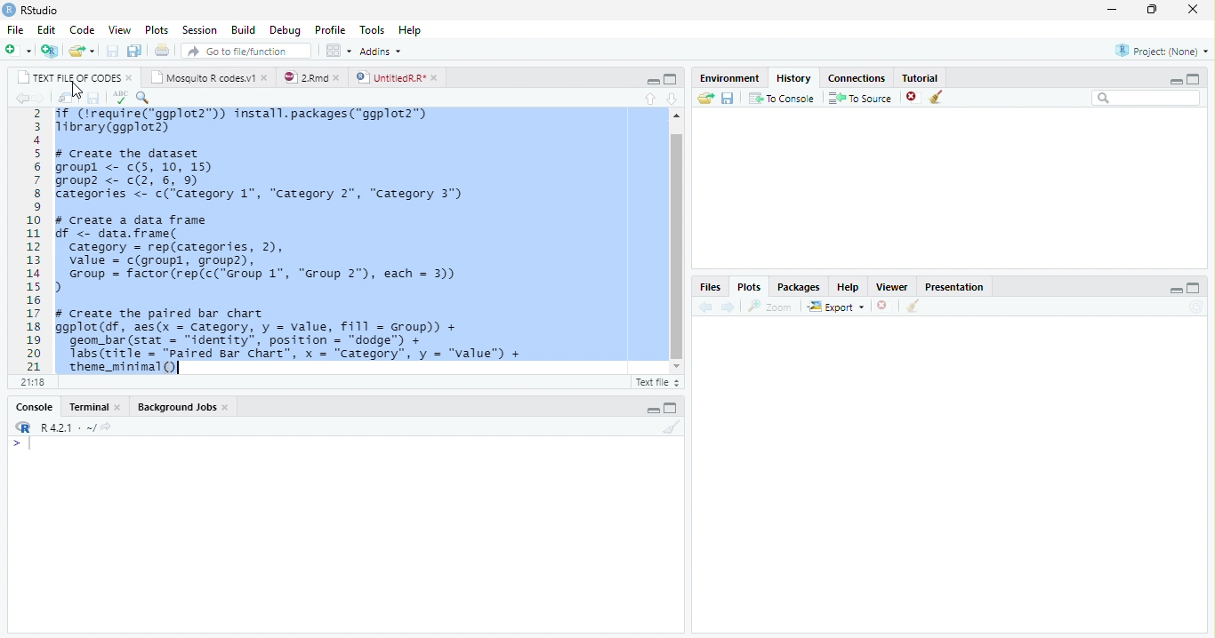  Describe the element at coordinates (929, 78) in the screenshot. I see `tutorial` at that location.